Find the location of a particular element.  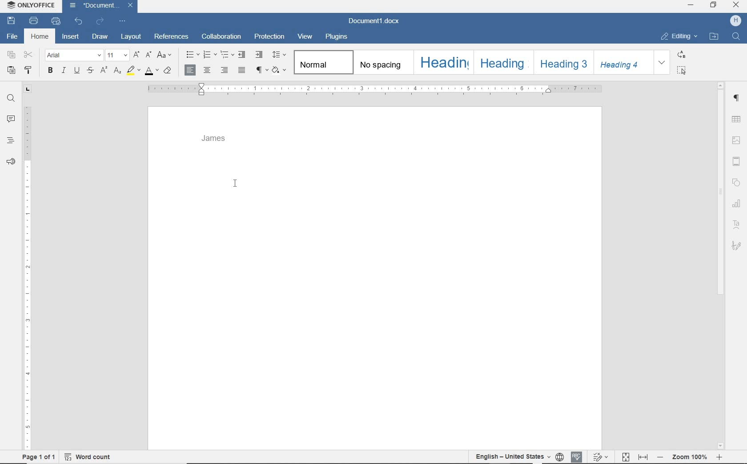

Heading3 is located at coordinates (562, 62).